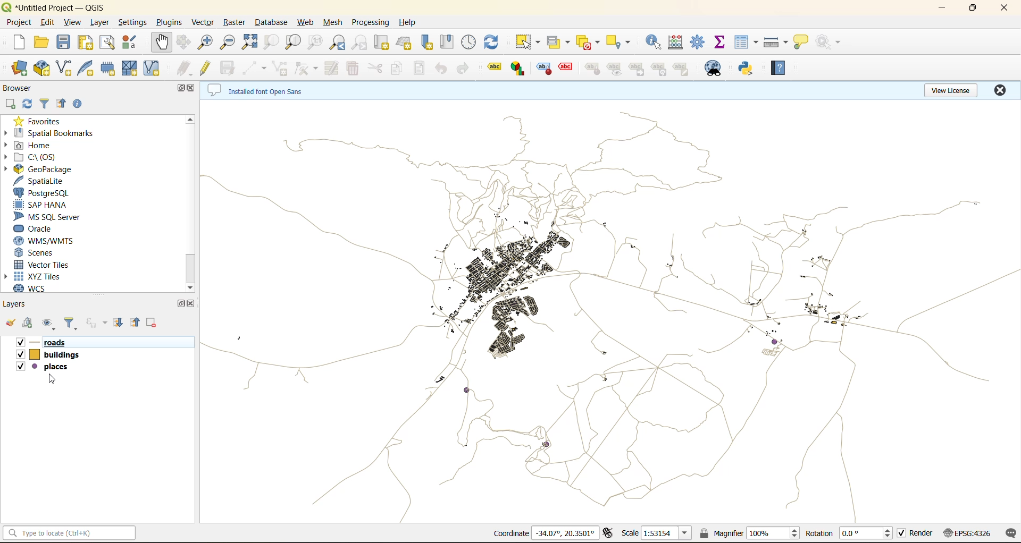 This screenshot has width=1021, height=543. What do you see at coordinates (225, 71) in the screenshot?
I see `save edits` at bounding box center [225, 71].